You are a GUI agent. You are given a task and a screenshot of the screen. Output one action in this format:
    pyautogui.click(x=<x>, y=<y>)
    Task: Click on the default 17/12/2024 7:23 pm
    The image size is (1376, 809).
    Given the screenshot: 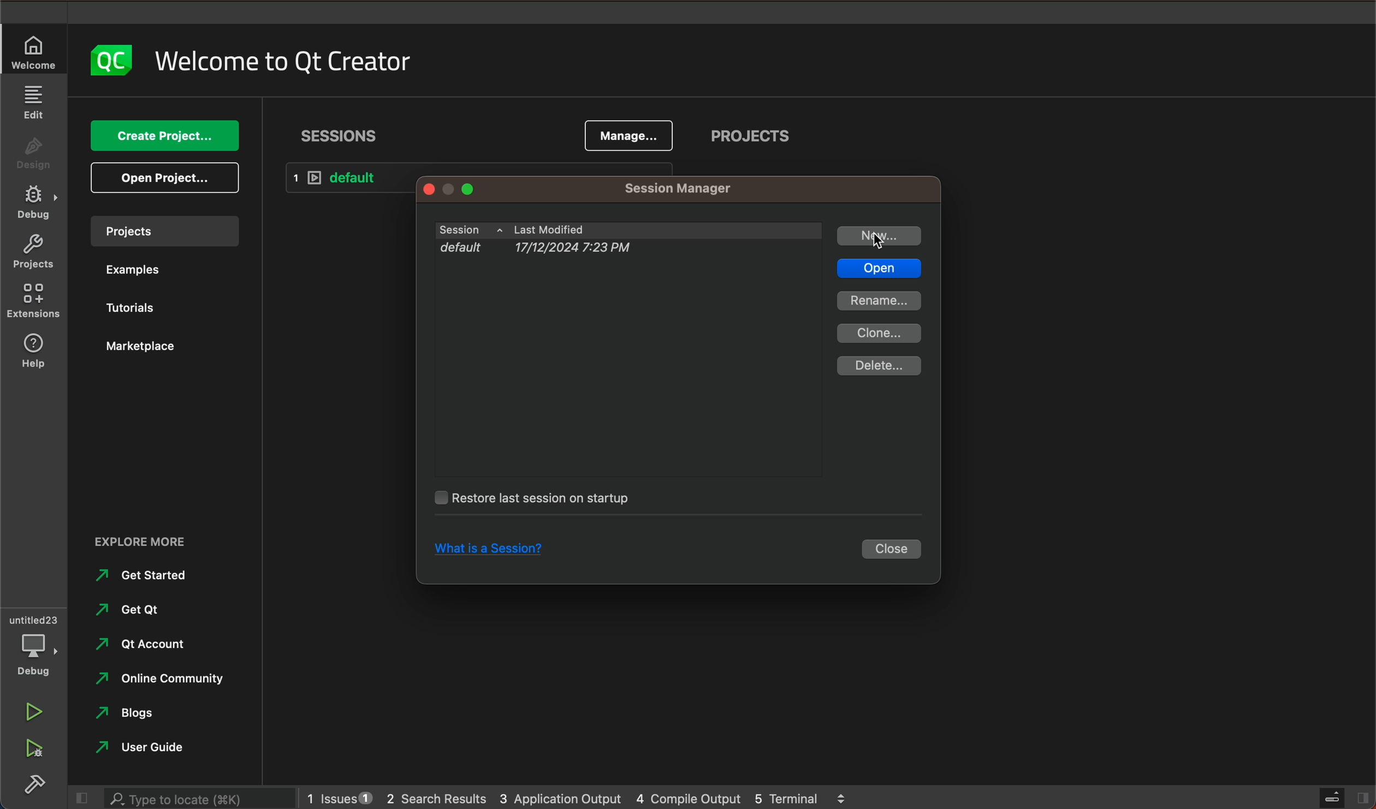 What is the action you would take?
    pyautogui.click(x=620, y=252)
    